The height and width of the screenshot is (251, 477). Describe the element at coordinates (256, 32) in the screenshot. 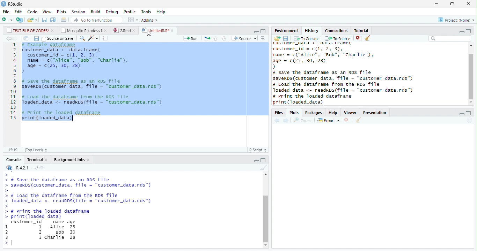

I see `minimize` at that location.